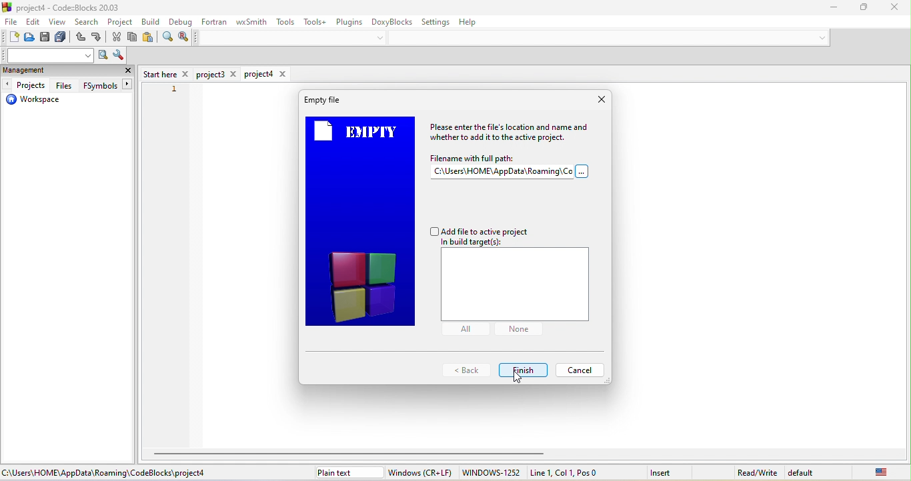 The width and height of the screenshot is (911, 481). What do you see at coordinates (314, 21) in the screenshot?
I see `tools+` at bounding box center [314, 21].